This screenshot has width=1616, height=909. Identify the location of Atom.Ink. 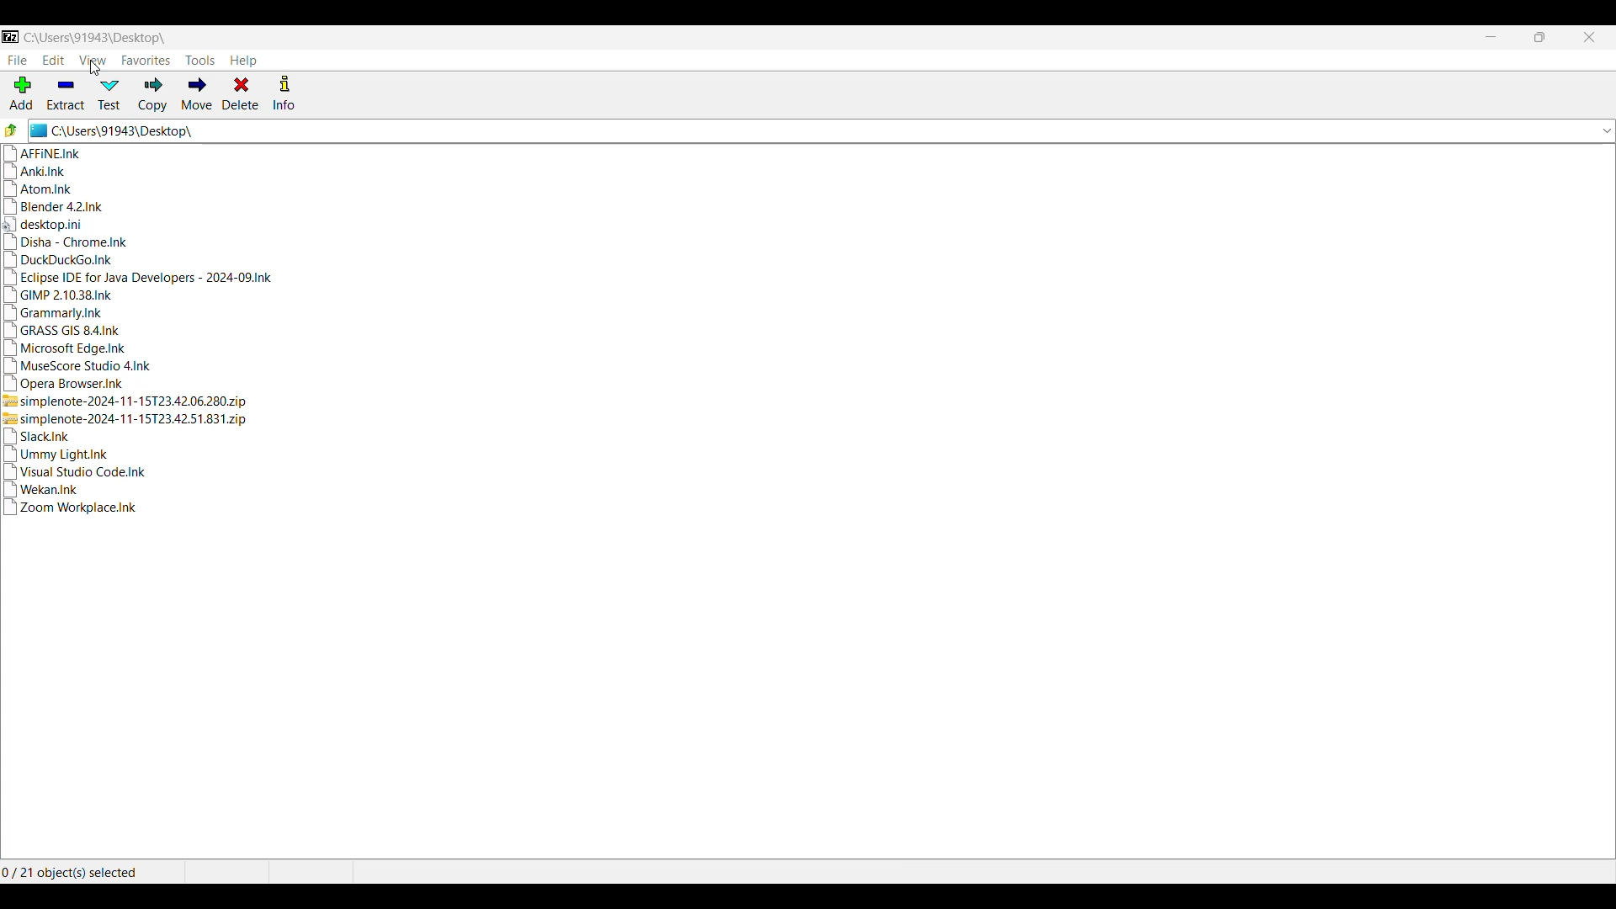
(40, 189).